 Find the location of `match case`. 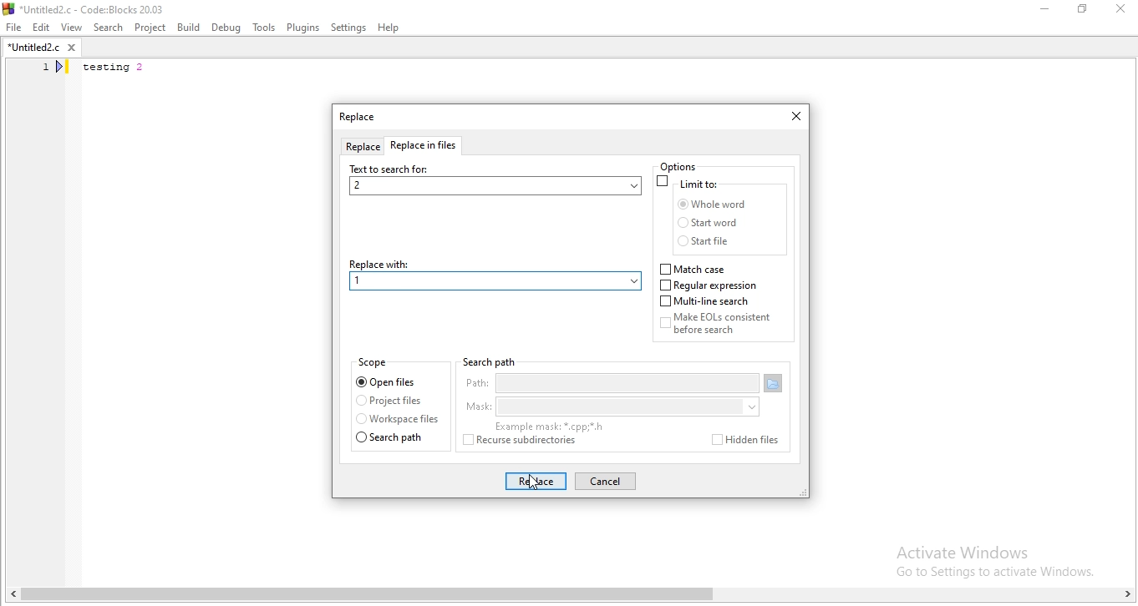

match case is located at coordinates (694, 269).